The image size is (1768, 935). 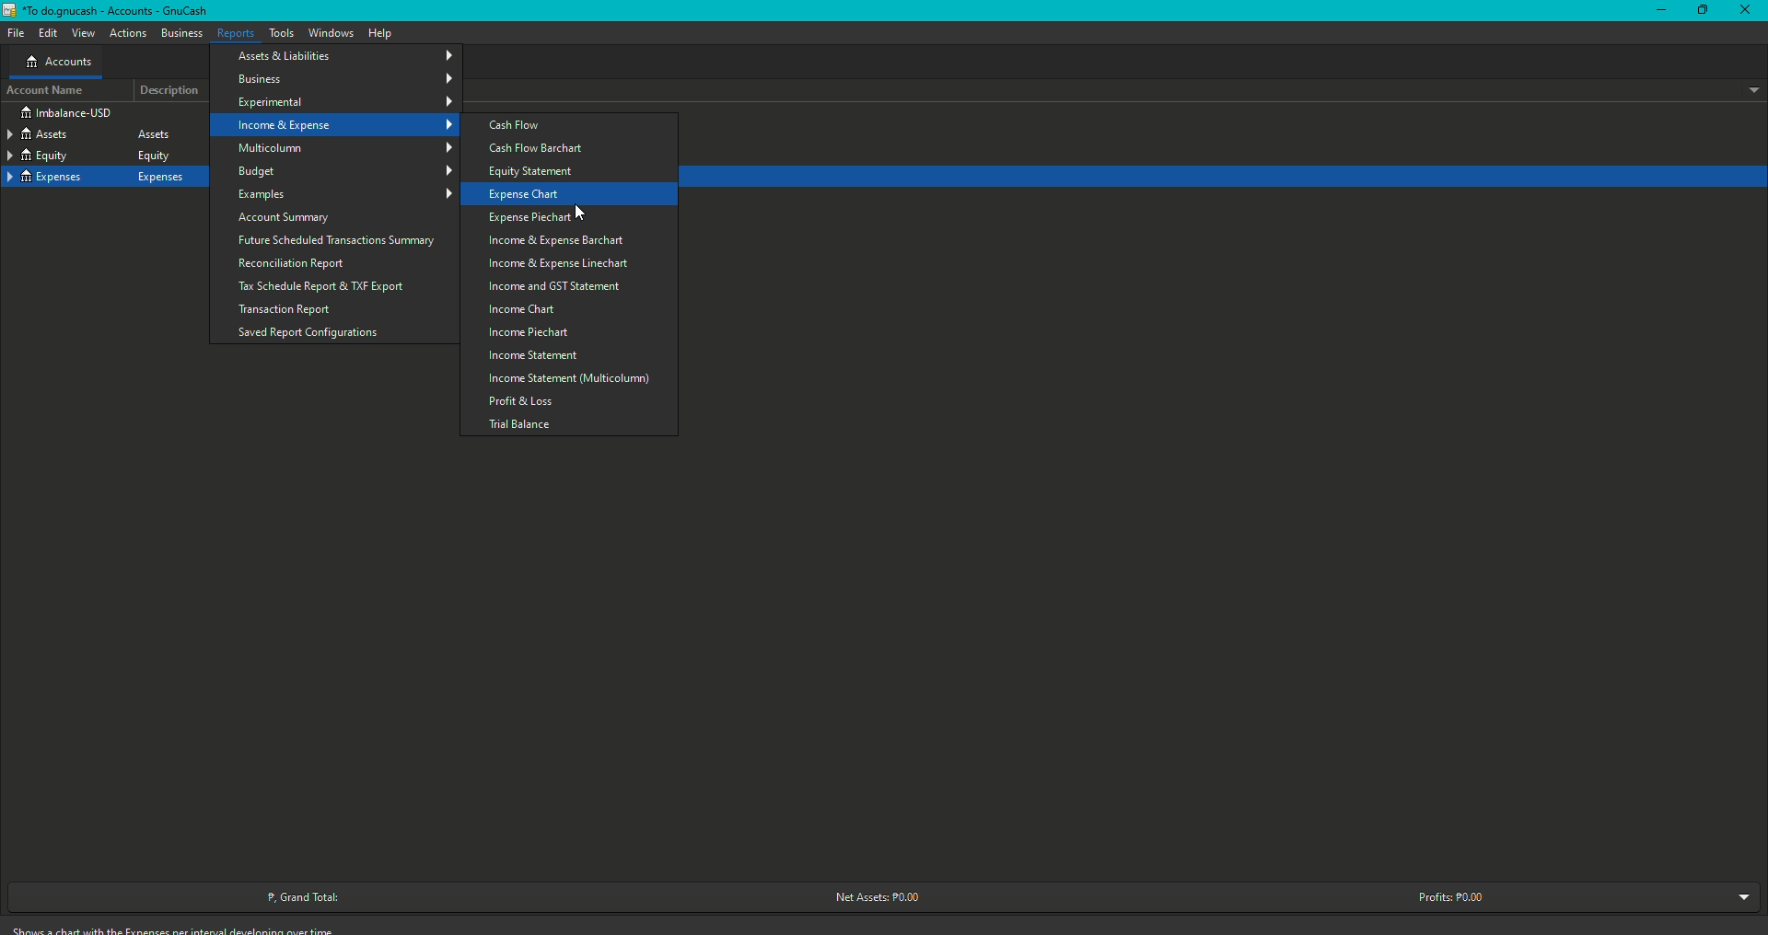 I want to click on Expense Chart, so click(x=522, y=195).